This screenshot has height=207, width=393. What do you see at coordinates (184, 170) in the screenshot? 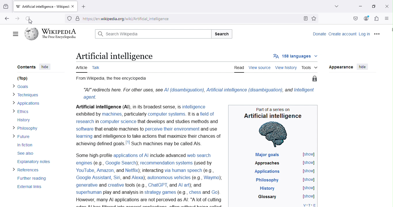
I see `via human speech` at bounding box center [184, 170].